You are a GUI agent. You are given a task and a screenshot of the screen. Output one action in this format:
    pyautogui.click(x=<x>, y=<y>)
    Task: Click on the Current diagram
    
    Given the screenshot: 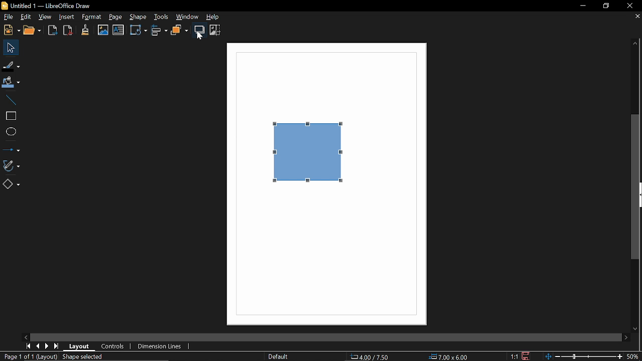 What is the action you would take?
    pyautogui.click(x=308, y=161)
    